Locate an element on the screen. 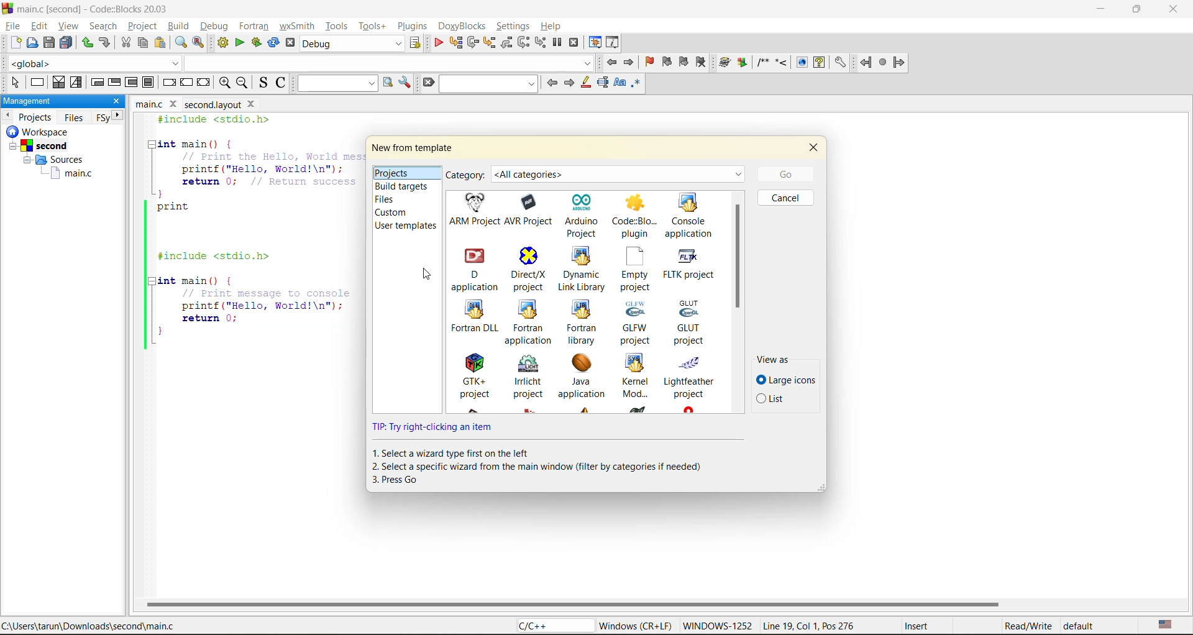 This screenshot has width=1193, height=635. zoom in is located at coordinates (222, 83).